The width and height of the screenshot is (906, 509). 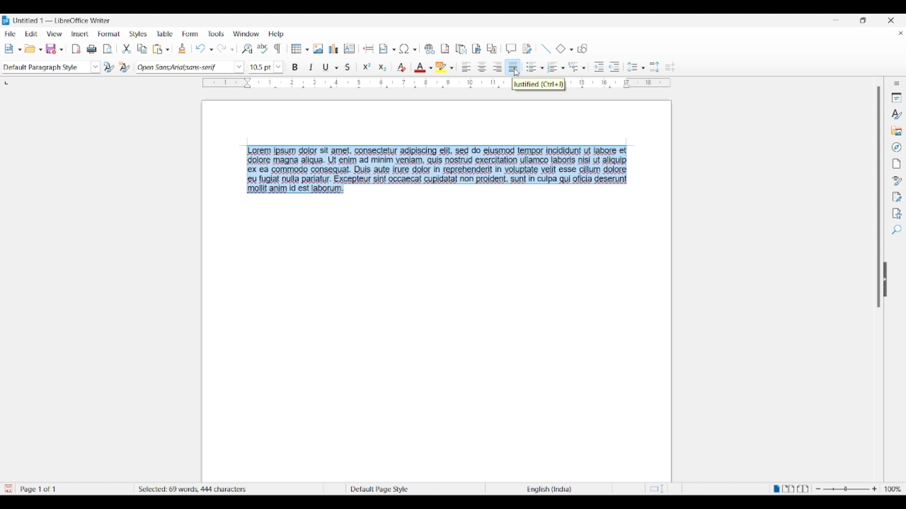 I want to click on Selected underline for text, so click(x=326, y=67).